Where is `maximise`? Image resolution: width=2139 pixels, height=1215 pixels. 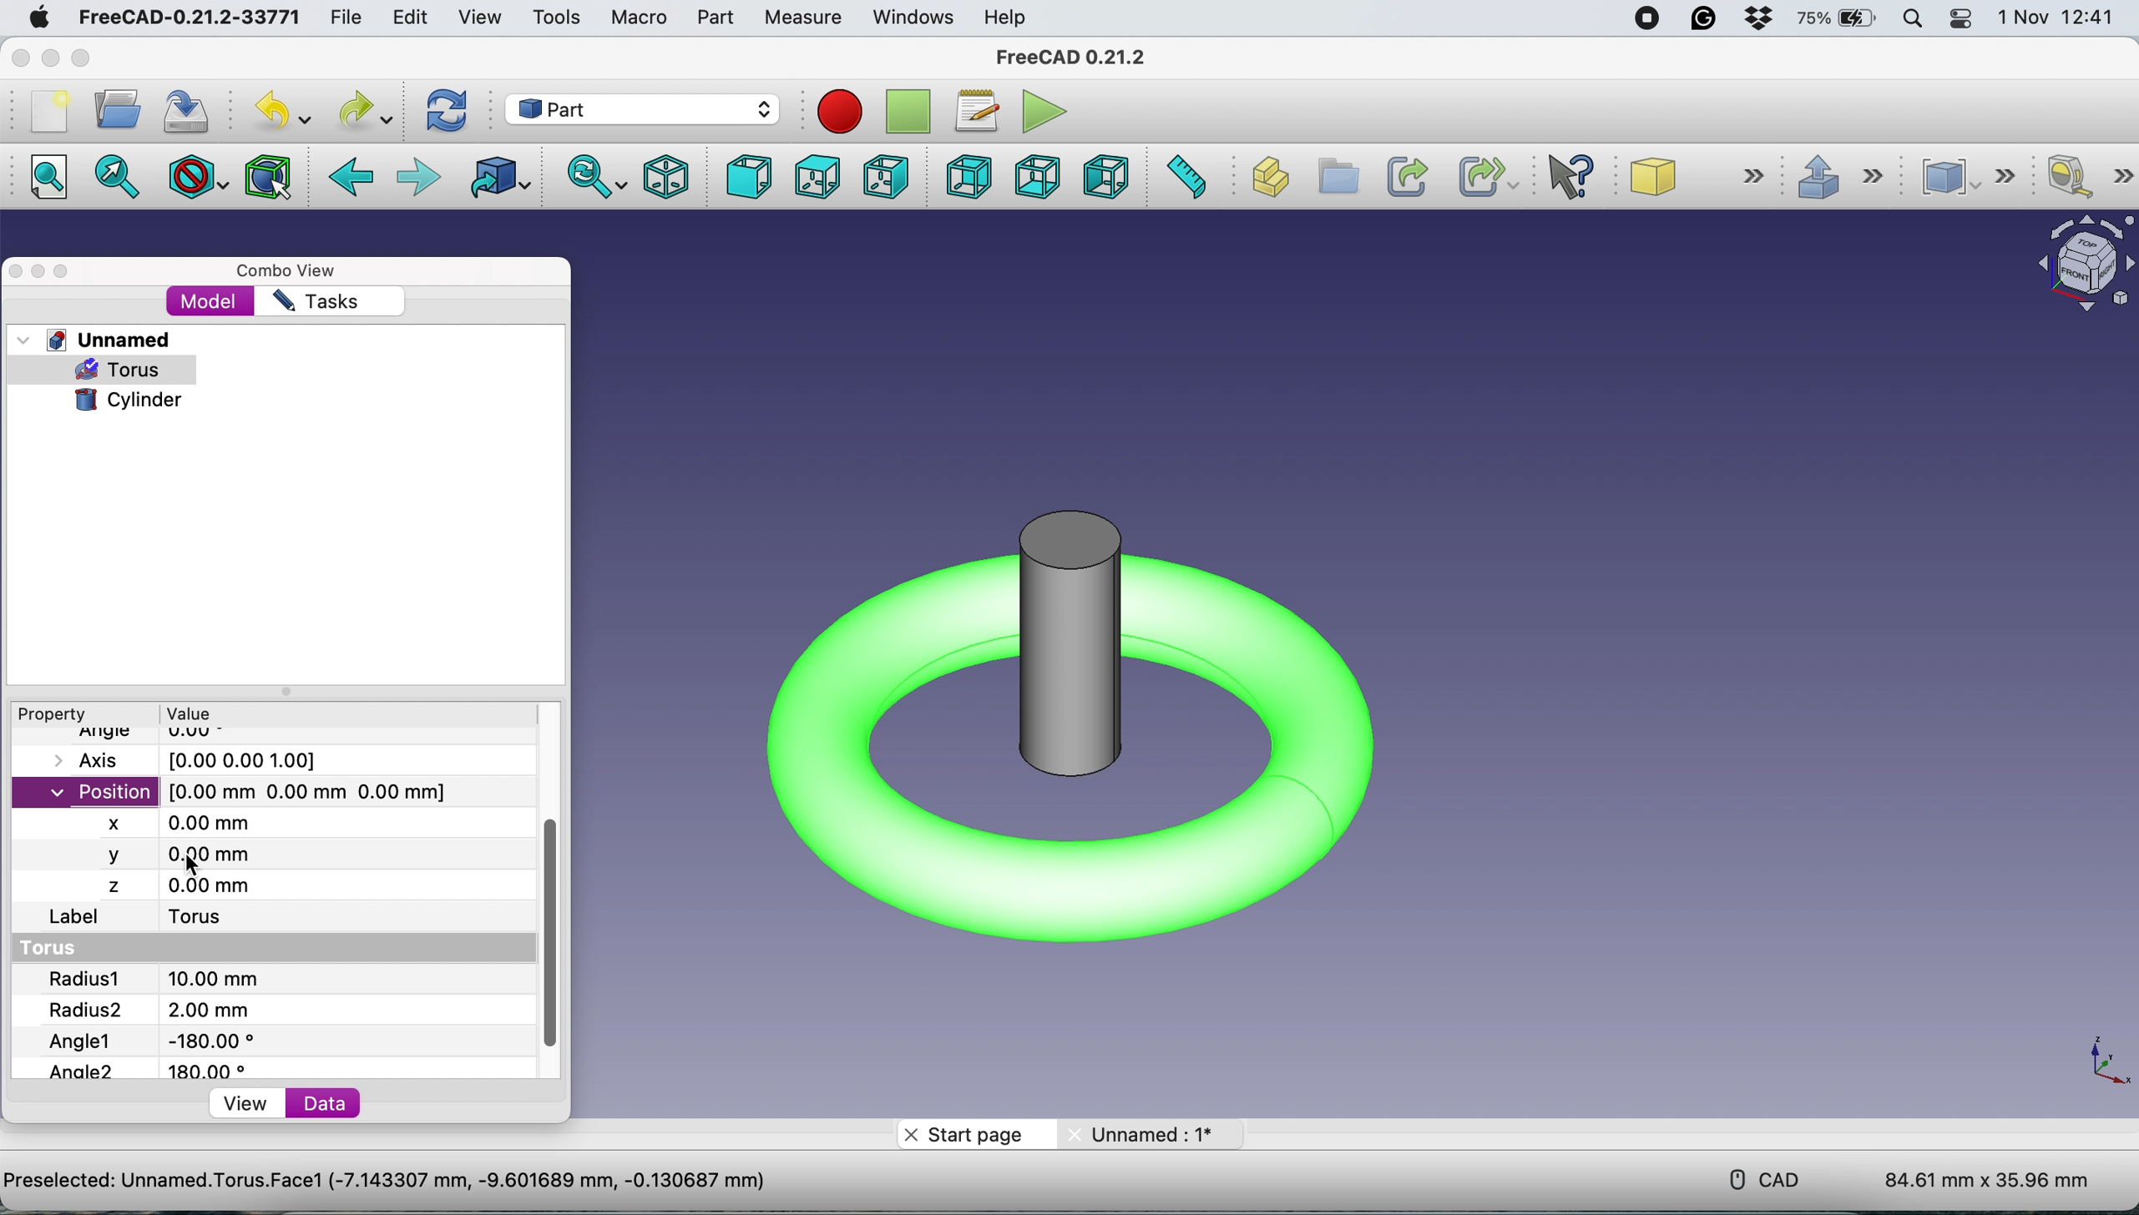
maximise is located at coordinates (64, 272).